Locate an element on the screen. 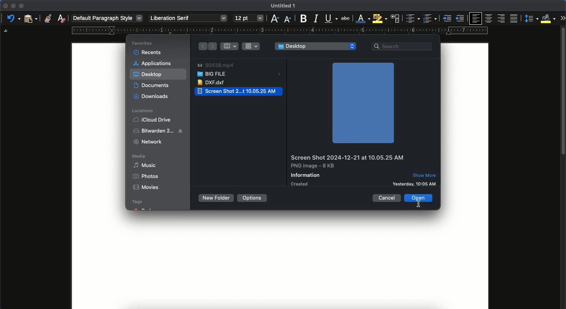 This screenshot has width=566, height=309. highlight color is located at coordinates (379, 18).